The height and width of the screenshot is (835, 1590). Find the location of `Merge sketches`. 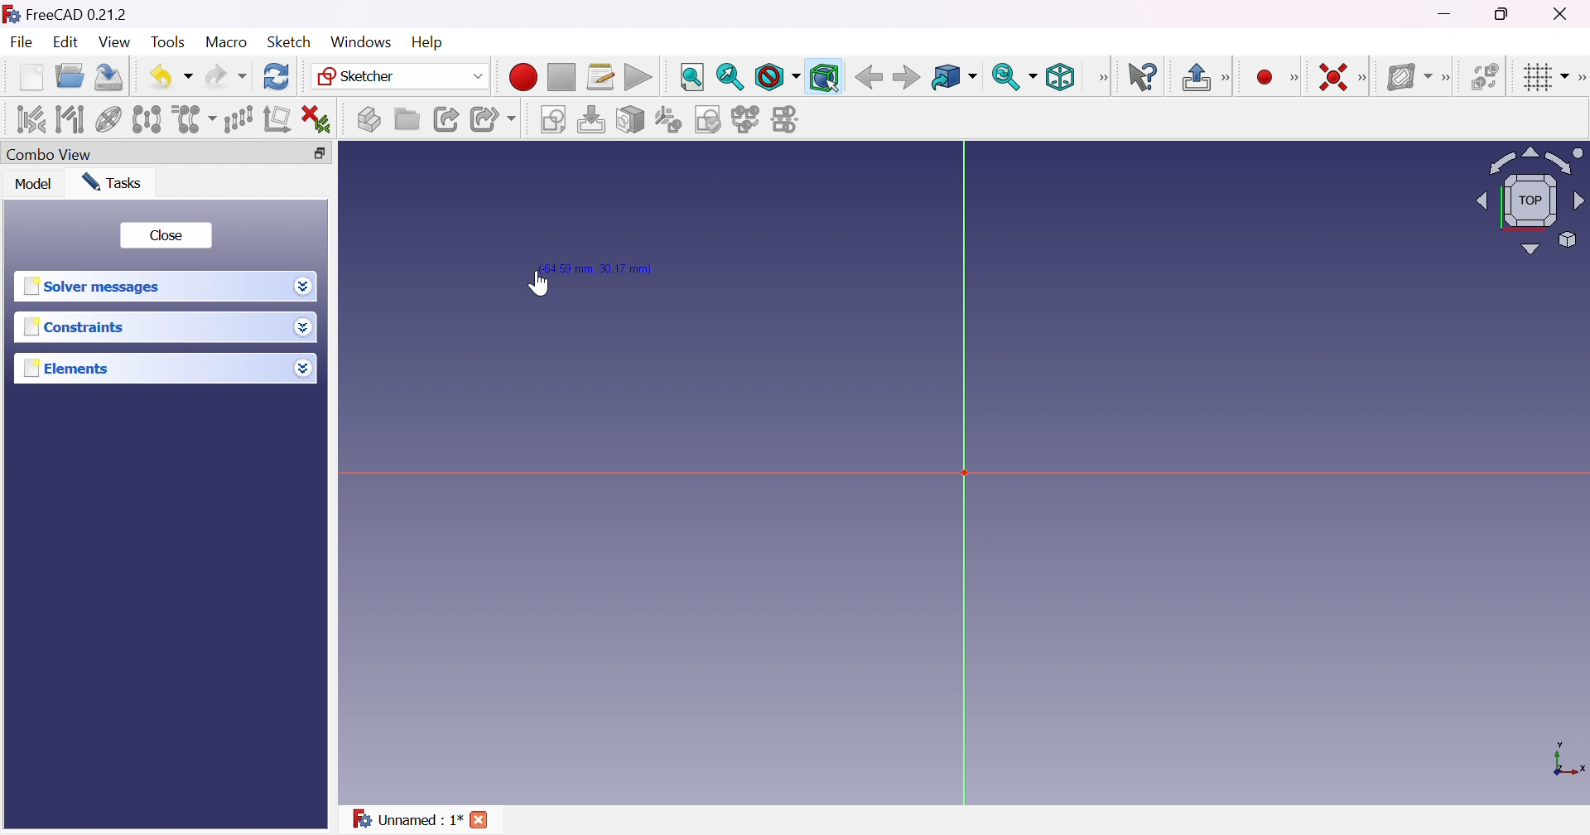

Merge sketches is located at coordinates (745, 120).